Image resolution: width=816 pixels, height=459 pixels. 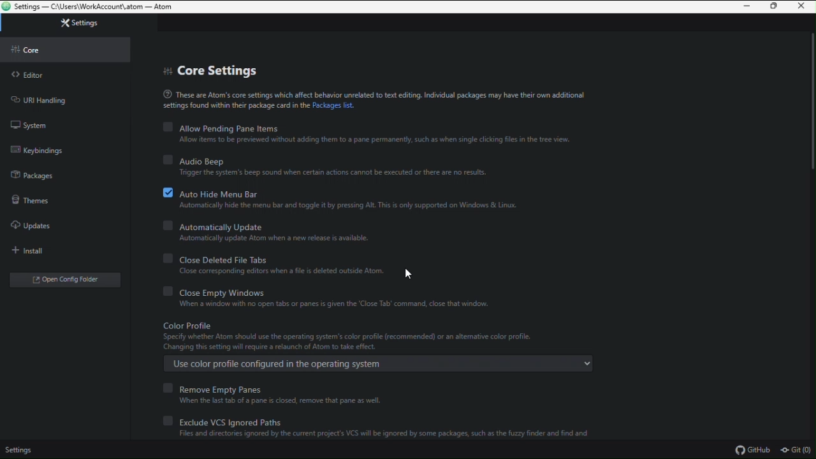 I want to click on ‘Trigger the system's beep sound when certain actions cannot be executed or there are no results., so click(x=339, y=173).